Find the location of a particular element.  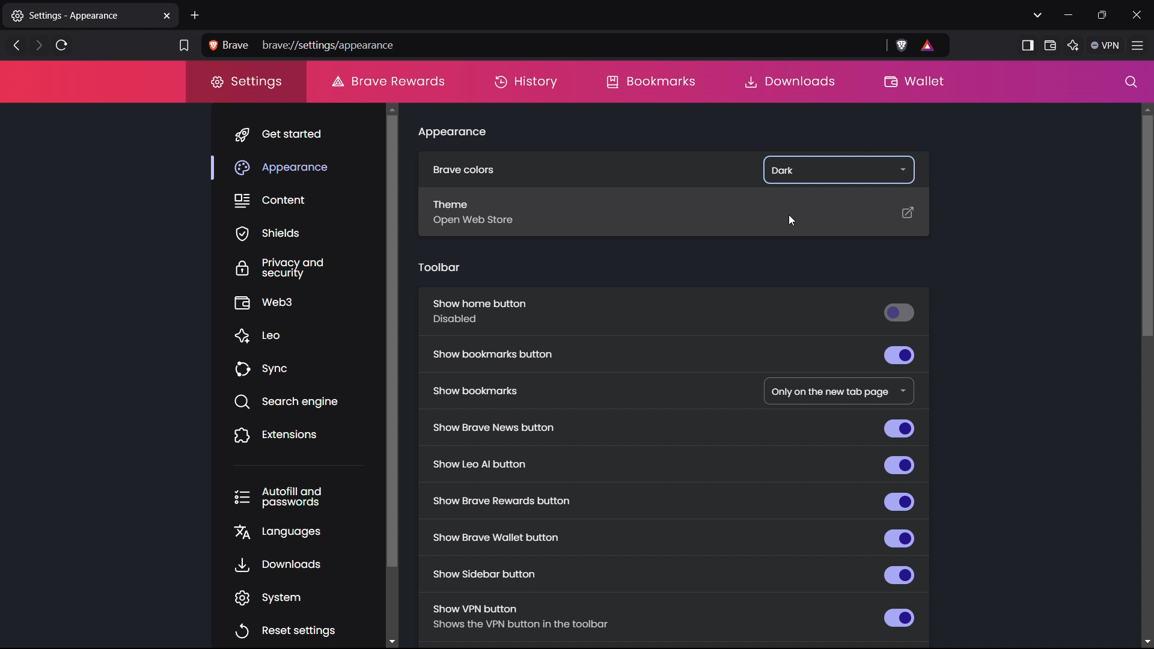

scroll up is located at coordinates (398, 109).